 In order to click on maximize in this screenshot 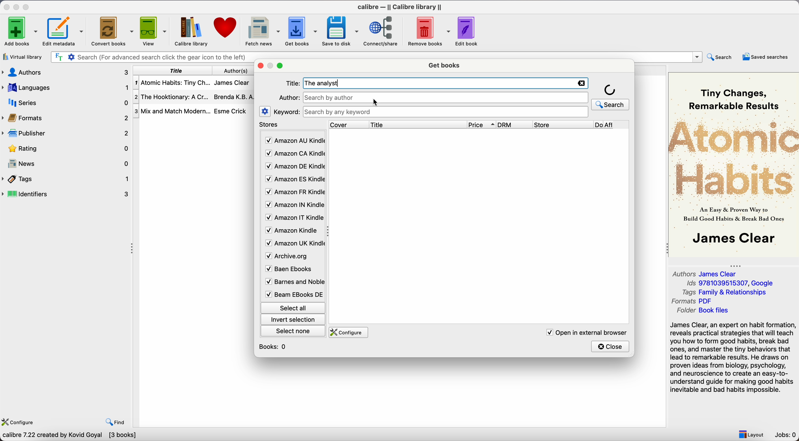, I will do `click(280, 67)`.